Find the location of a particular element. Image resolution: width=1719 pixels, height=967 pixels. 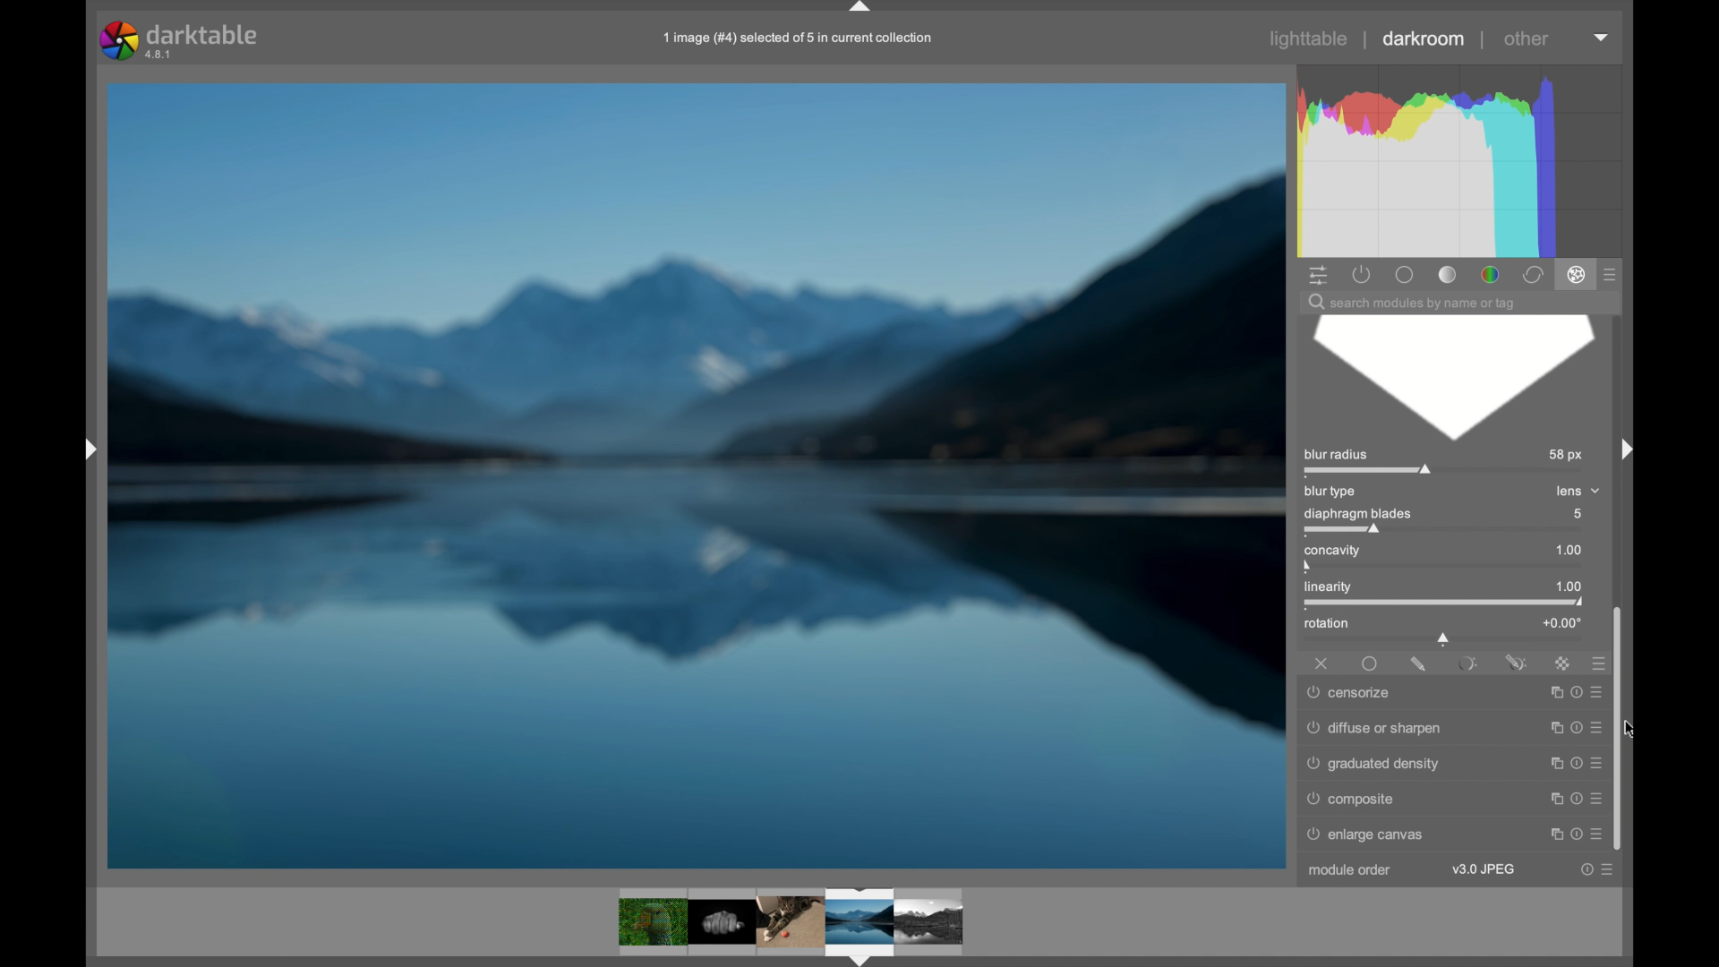

 is located at coordinates (79, 451).